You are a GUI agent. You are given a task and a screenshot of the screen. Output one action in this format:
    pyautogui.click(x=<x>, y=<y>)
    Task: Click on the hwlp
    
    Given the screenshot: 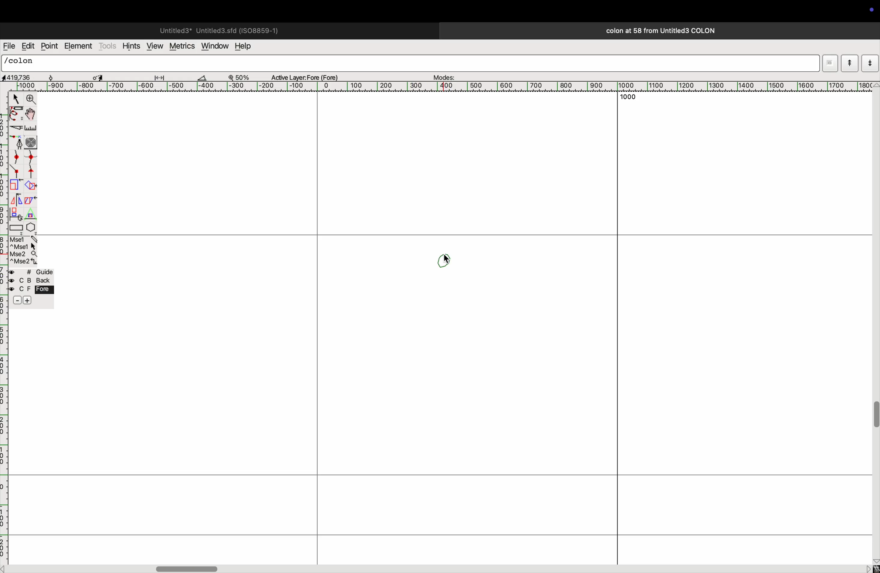 What is the action you would take?
    pyautogui.click(x=248, y=47)
    